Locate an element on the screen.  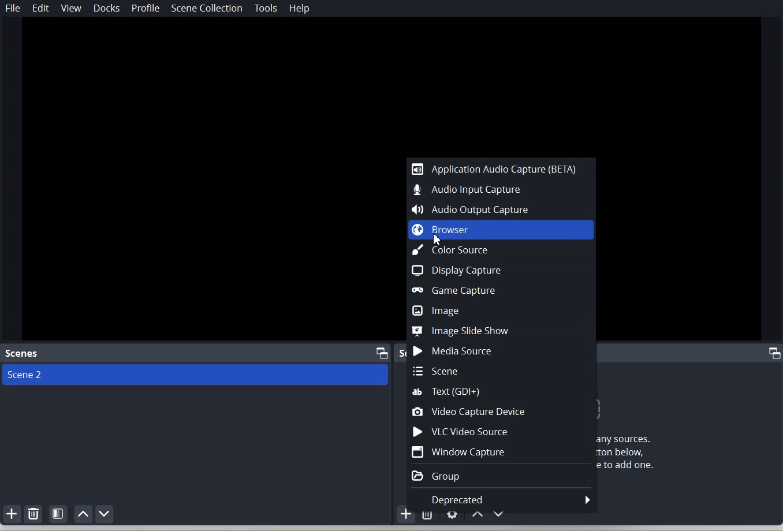
Text GDI is located at coordinates (502, 392).